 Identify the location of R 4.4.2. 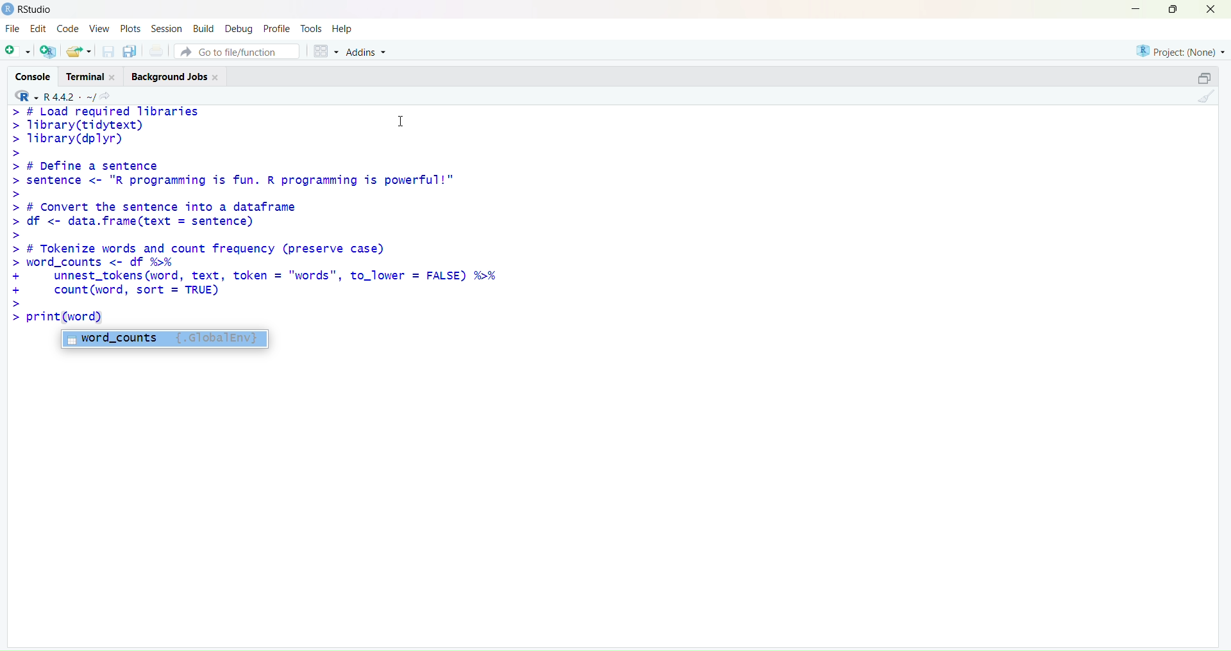
(53, 95).